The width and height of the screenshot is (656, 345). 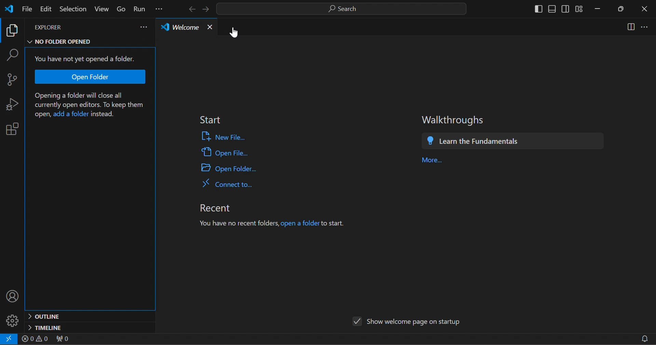 What do you see at coordinates (274, 223) in the screenshot?
I see `you have no recent folders, open a folder to start` at bounding box center [274, 223].